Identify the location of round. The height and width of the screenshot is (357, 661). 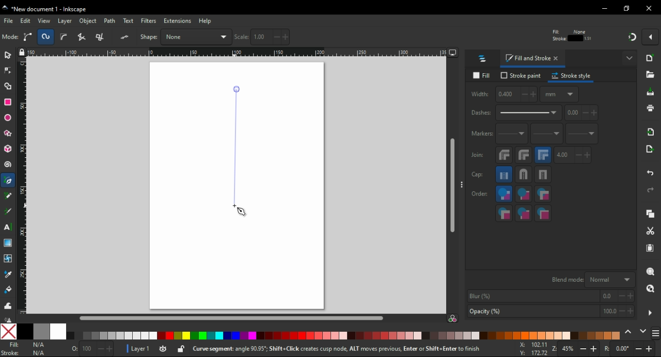
(524, 155).